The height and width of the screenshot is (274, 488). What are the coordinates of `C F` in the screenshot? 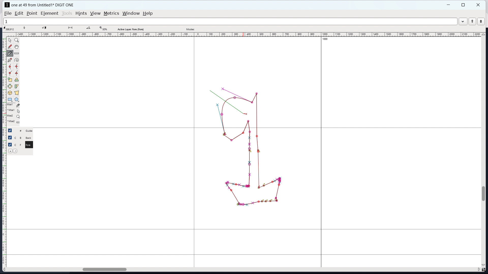 It's located at (18, 144).